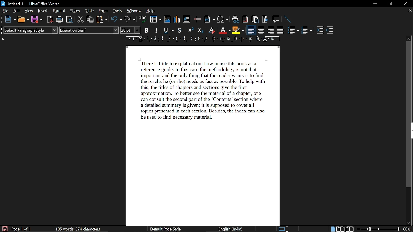 Image resolution: width=413 pixels, height=232 pixels. Describe the element at coordinates (10, 20) in the screenshot. I see `new` at that location.